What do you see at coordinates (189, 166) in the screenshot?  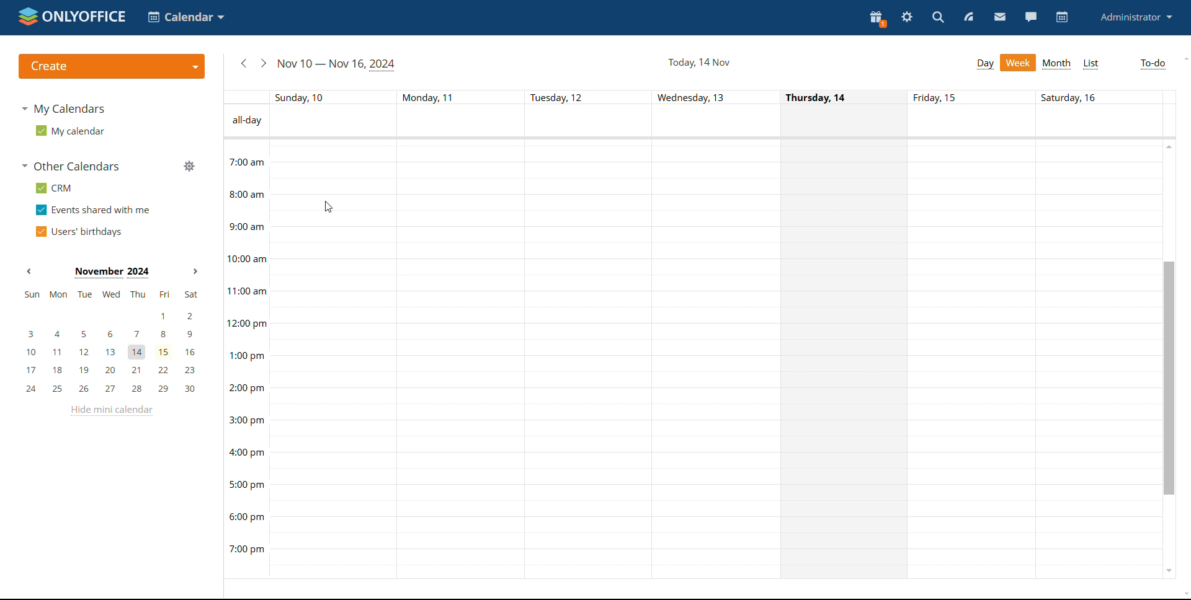 I see `manage` at bounding box center [189, 166].